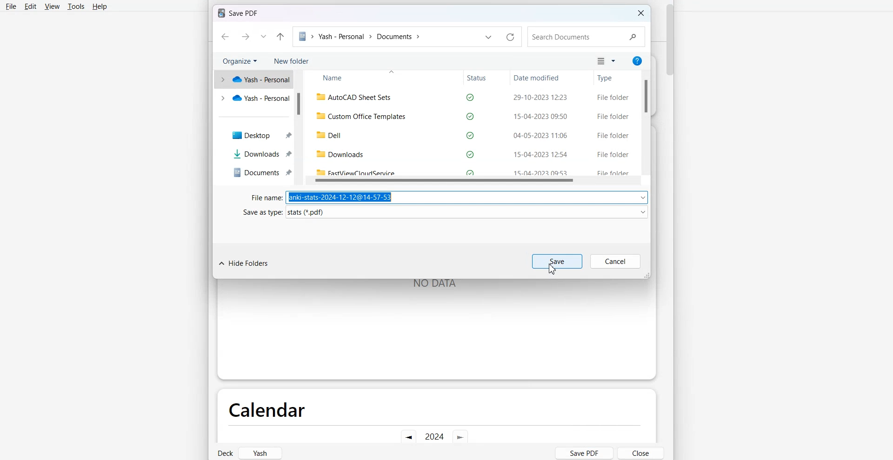  I want to click on Previous File, so click(488, 36).